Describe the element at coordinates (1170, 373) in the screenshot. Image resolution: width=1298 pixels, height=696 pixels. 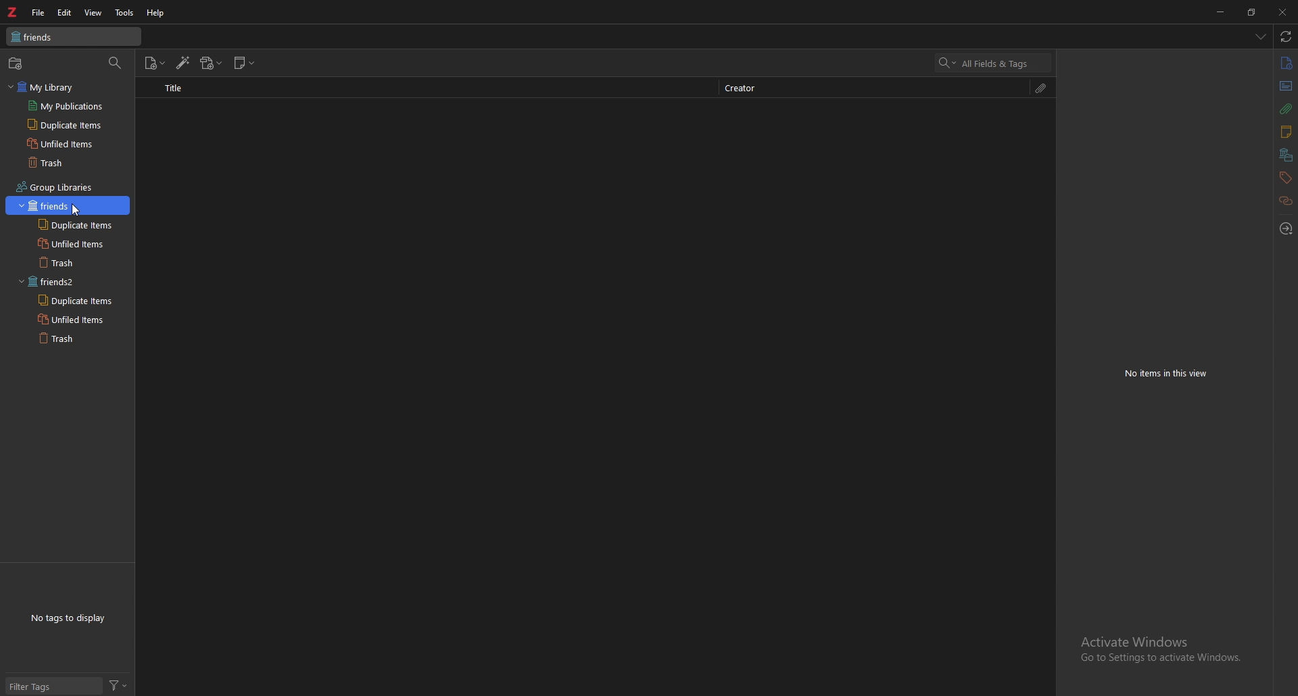
I see `No items in this view` at that location.